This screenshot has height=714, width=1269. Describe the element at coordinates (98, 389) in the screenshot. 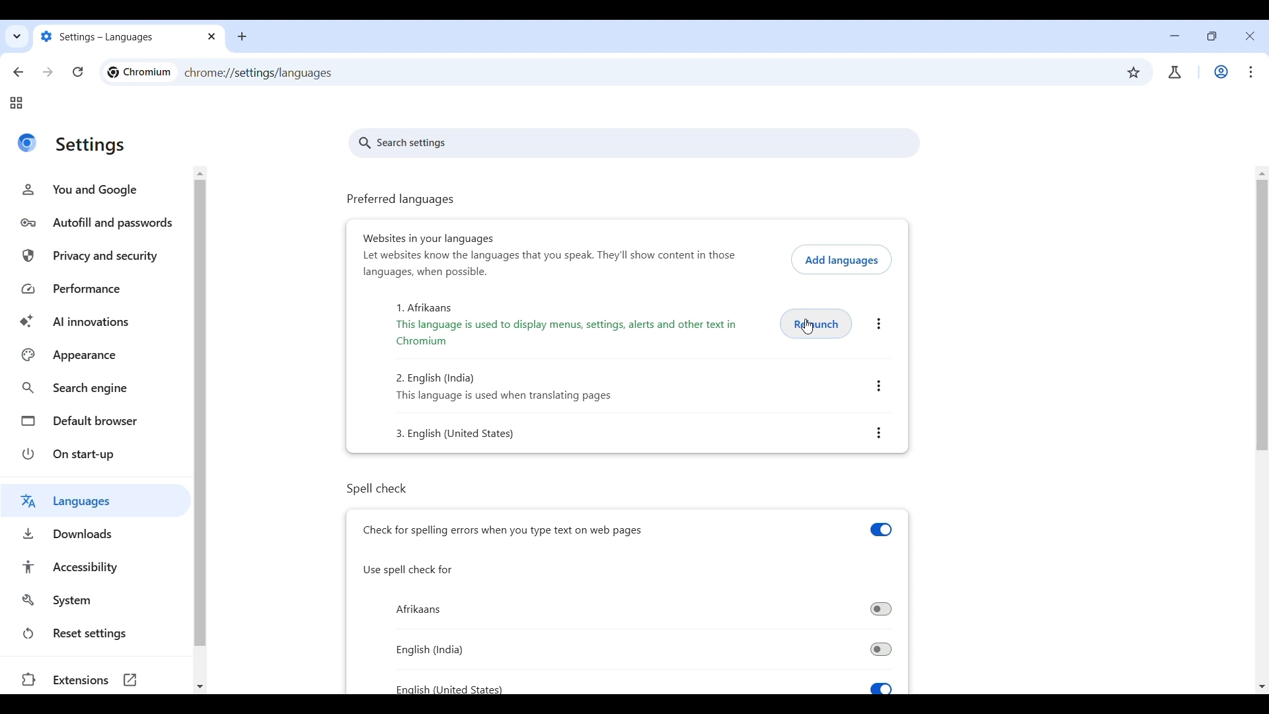

I see `Search engine` at that location.